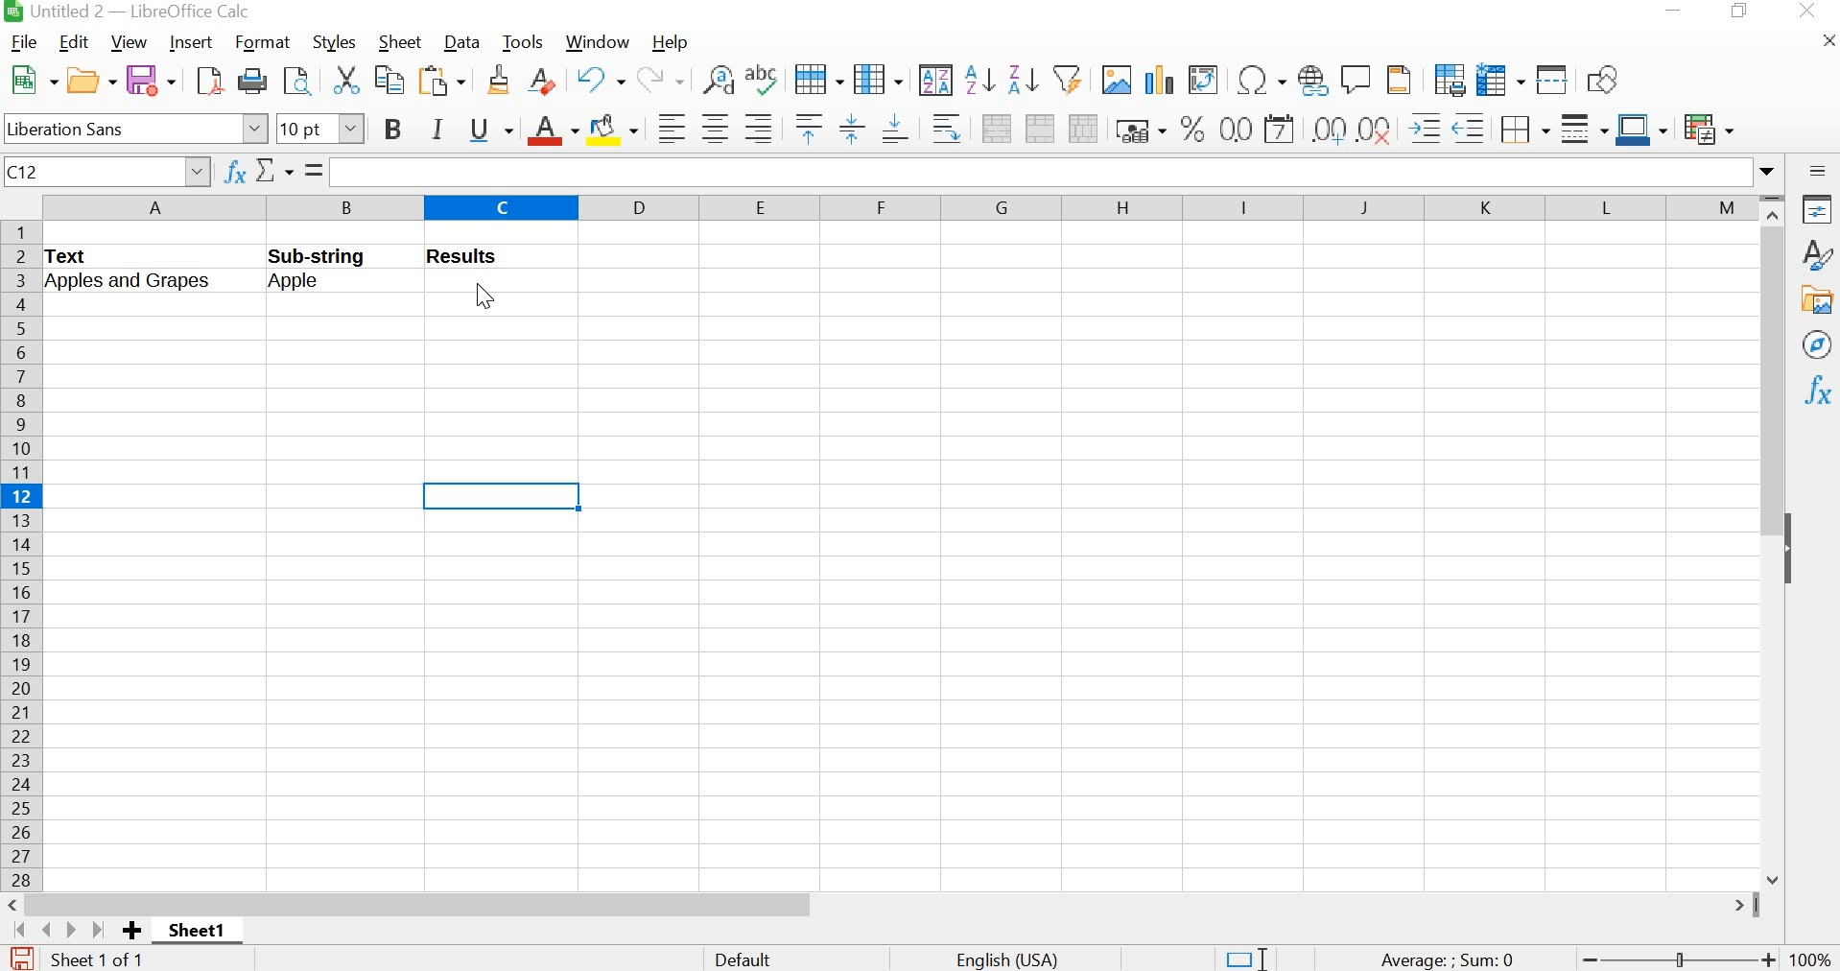 The image size is (1840, 971). I want to click on sort, so click(934, 79).